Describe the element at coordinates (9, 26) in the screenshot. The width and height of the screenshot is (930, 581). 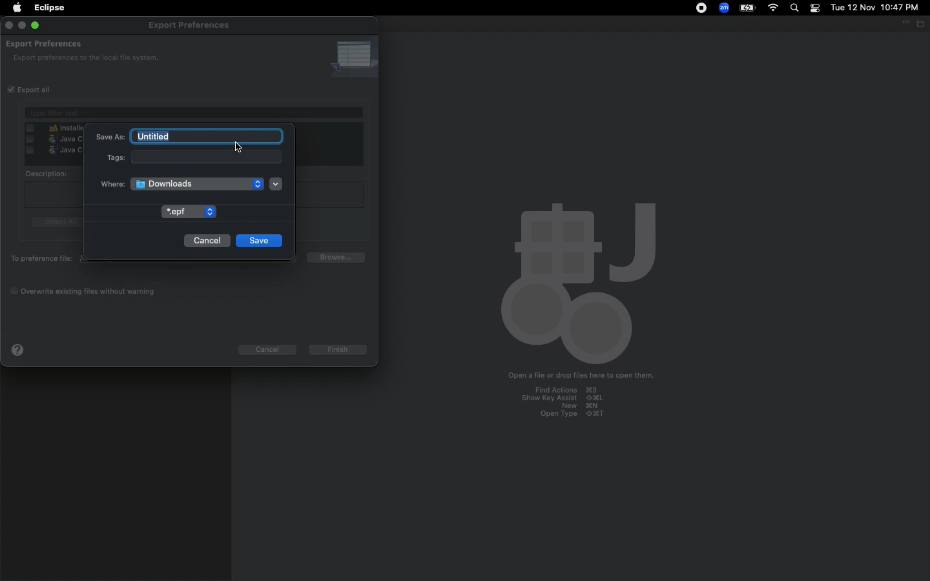
I see `Close` at that location.